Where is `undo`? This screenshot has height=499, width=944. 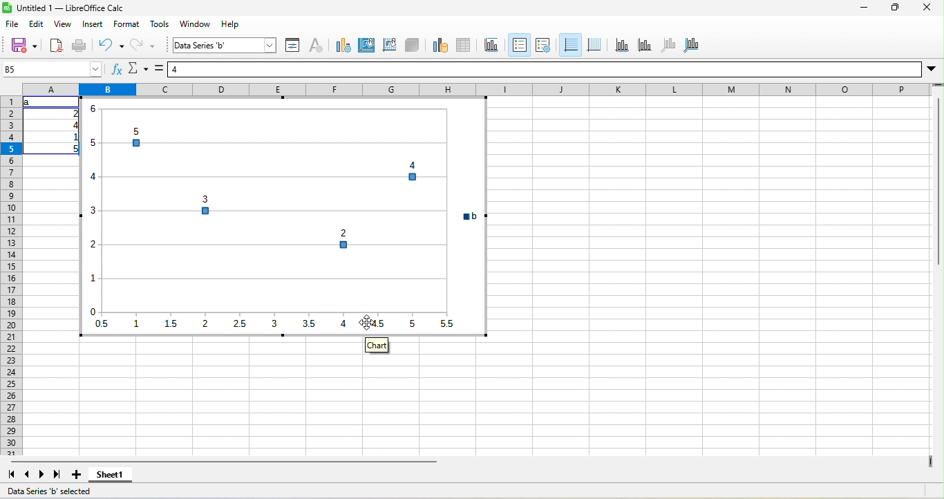
undo is located at coordinates (110, 46).